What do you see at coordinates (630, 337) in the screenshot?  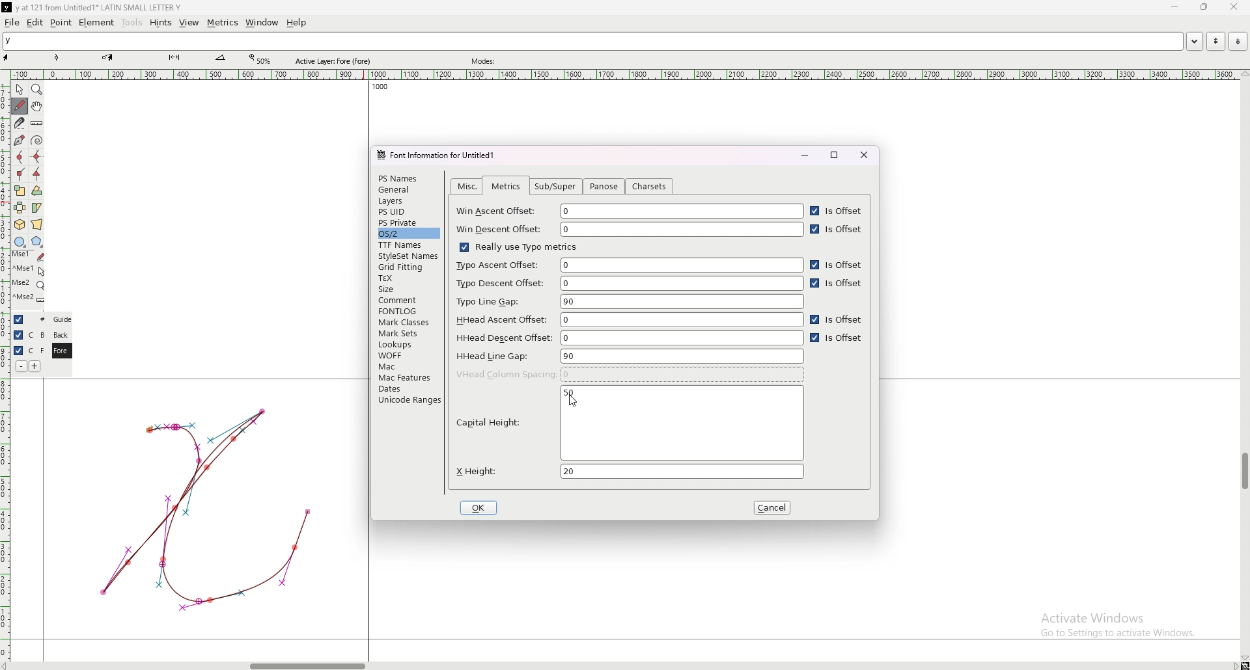 I see `hhead descent offset 0` at bounding box center [630, 337].